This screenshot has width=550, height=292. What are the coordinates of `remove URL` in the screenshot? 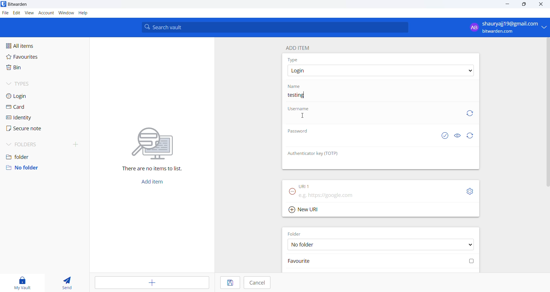 It's located at (292, 192).